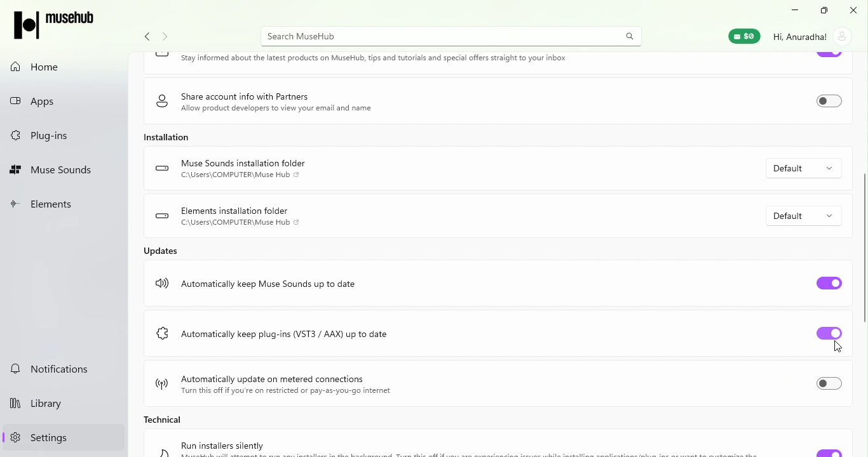 The image size is (868, 457). I want to click on logo, so click(163, 216).